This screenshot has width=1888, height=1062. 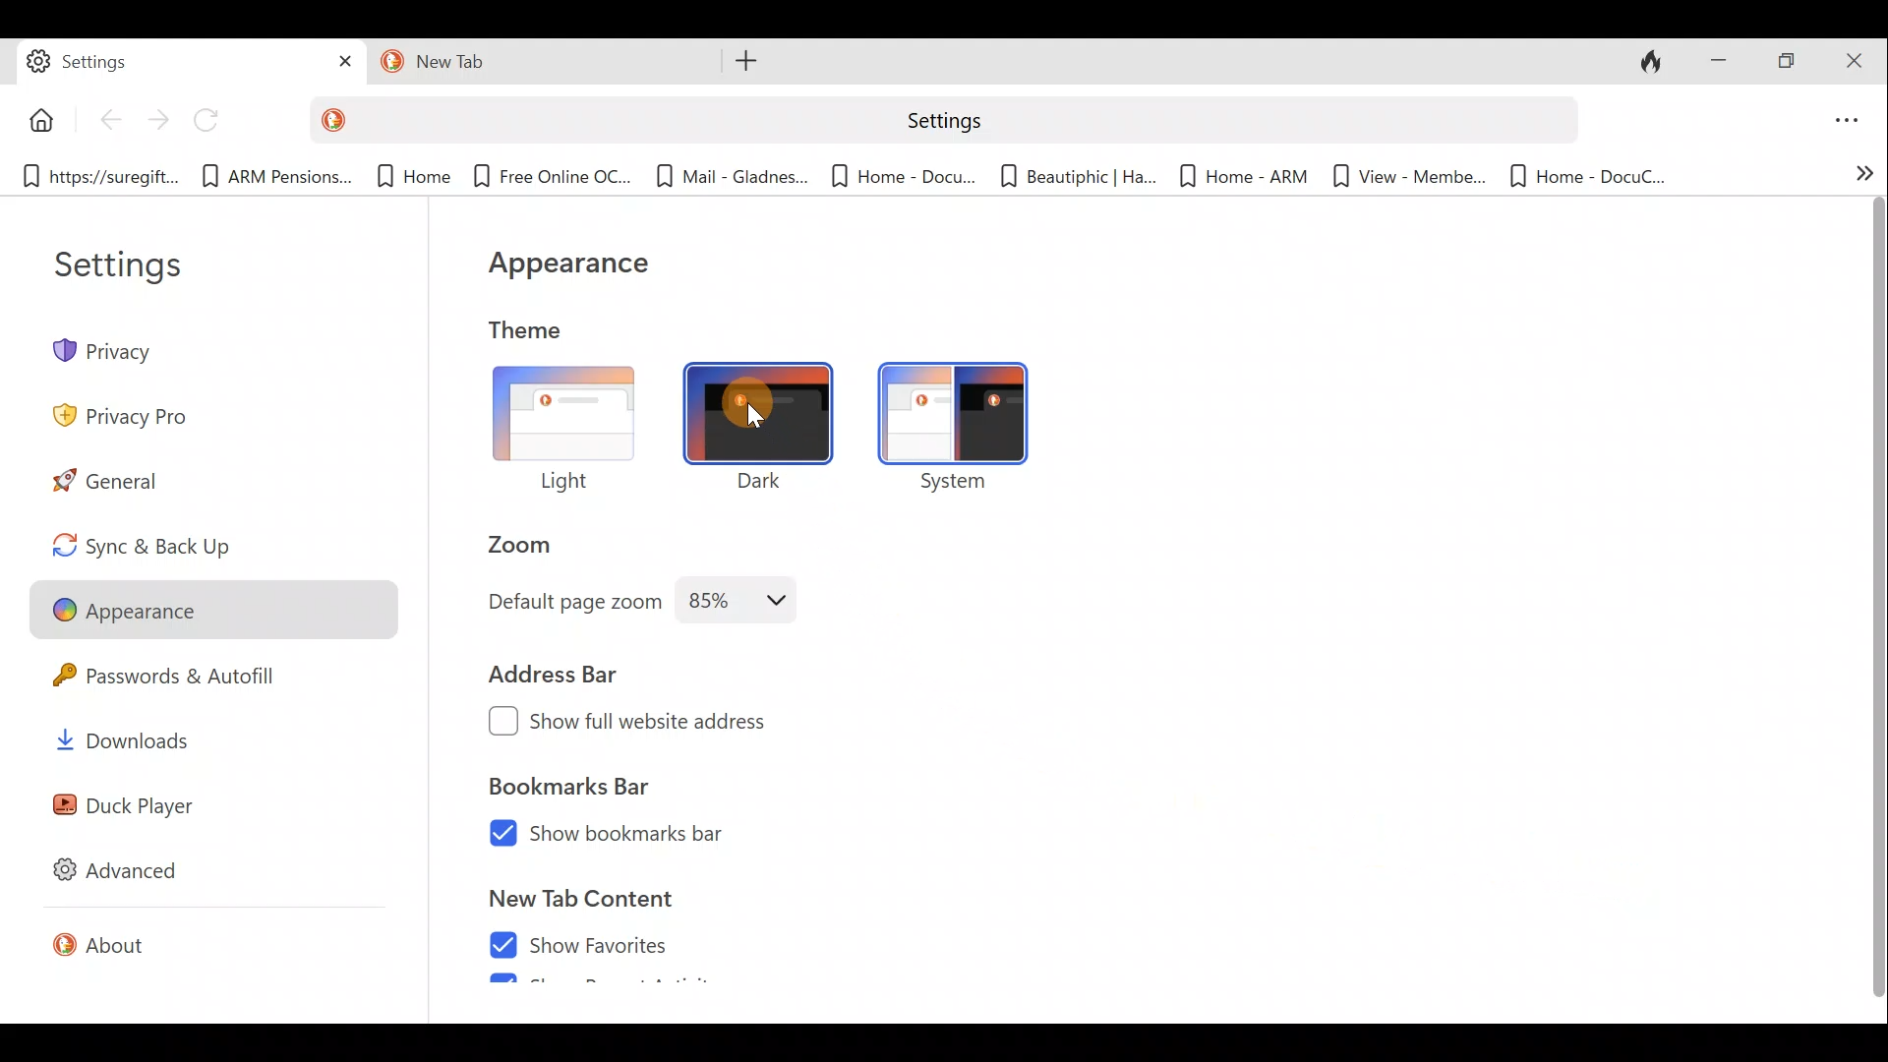 What do you see at coordinates (339, 119) in the screenshot?
I see `DuckDuckGo logo` at bounding box center [339, 119].